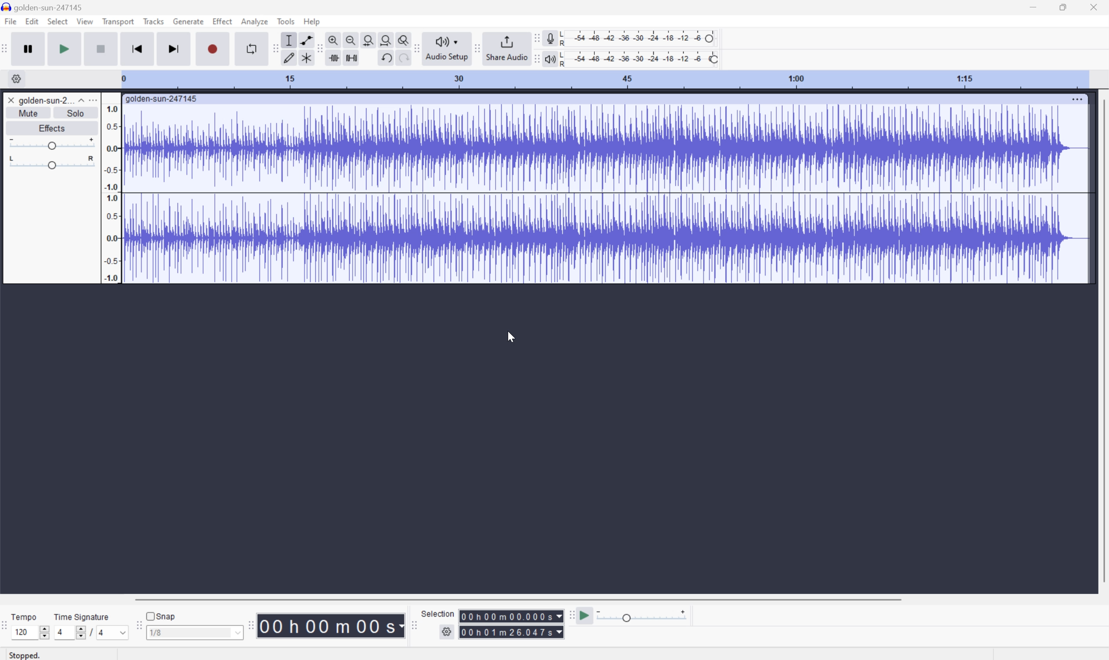  I want to click on Zoom toggle, so click(400, 38).